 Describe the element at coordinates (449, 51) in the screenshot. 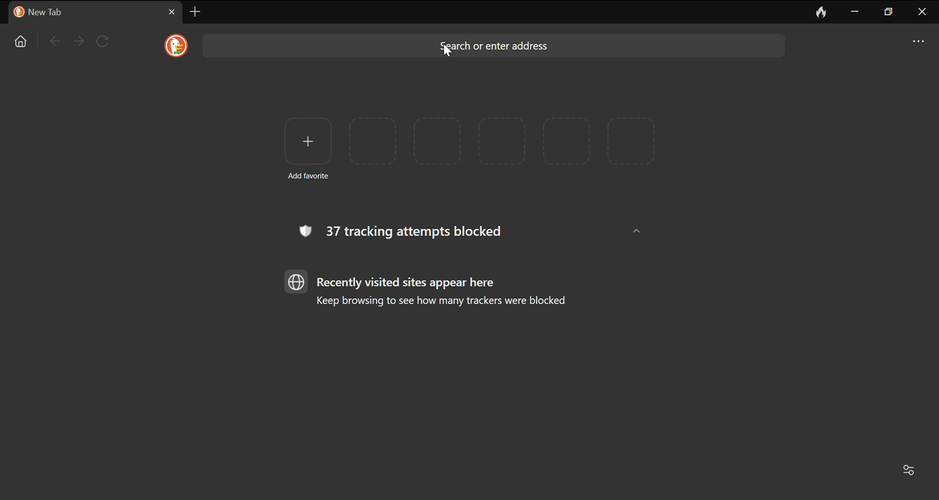

I see `cursor` at that location.